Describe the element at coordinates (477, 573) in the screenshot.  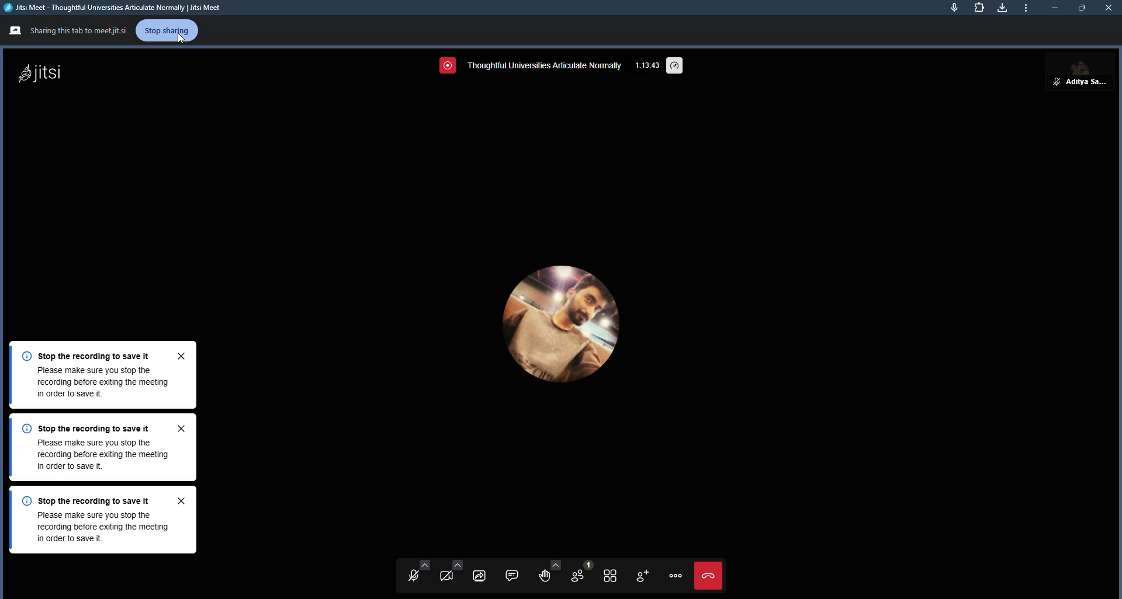
I see `start screen sharing` at that location.